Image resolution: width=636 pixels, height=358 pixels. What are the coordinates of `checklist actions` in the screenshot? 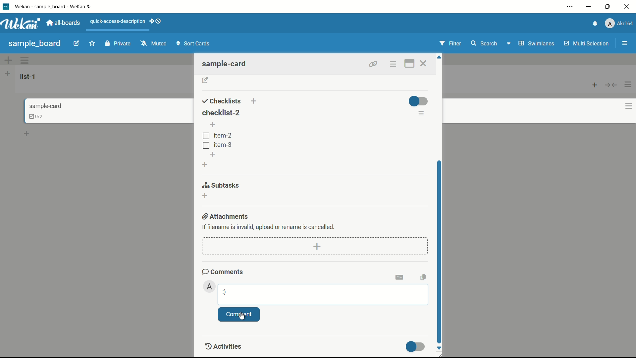 It's located at (422, 114).